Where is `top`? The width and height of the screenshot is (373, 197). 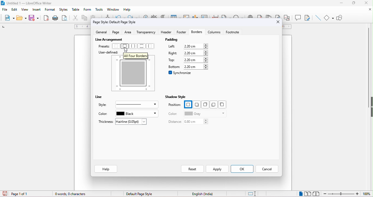 top is located at coordinates (173, 60).